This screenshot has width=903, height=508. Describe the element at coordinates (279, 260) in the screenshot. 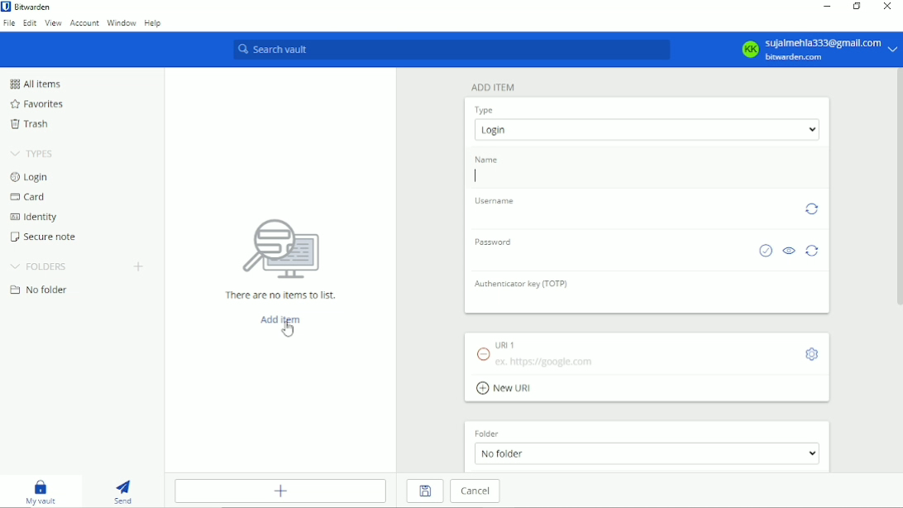

I see `There are no items to list` at that location.